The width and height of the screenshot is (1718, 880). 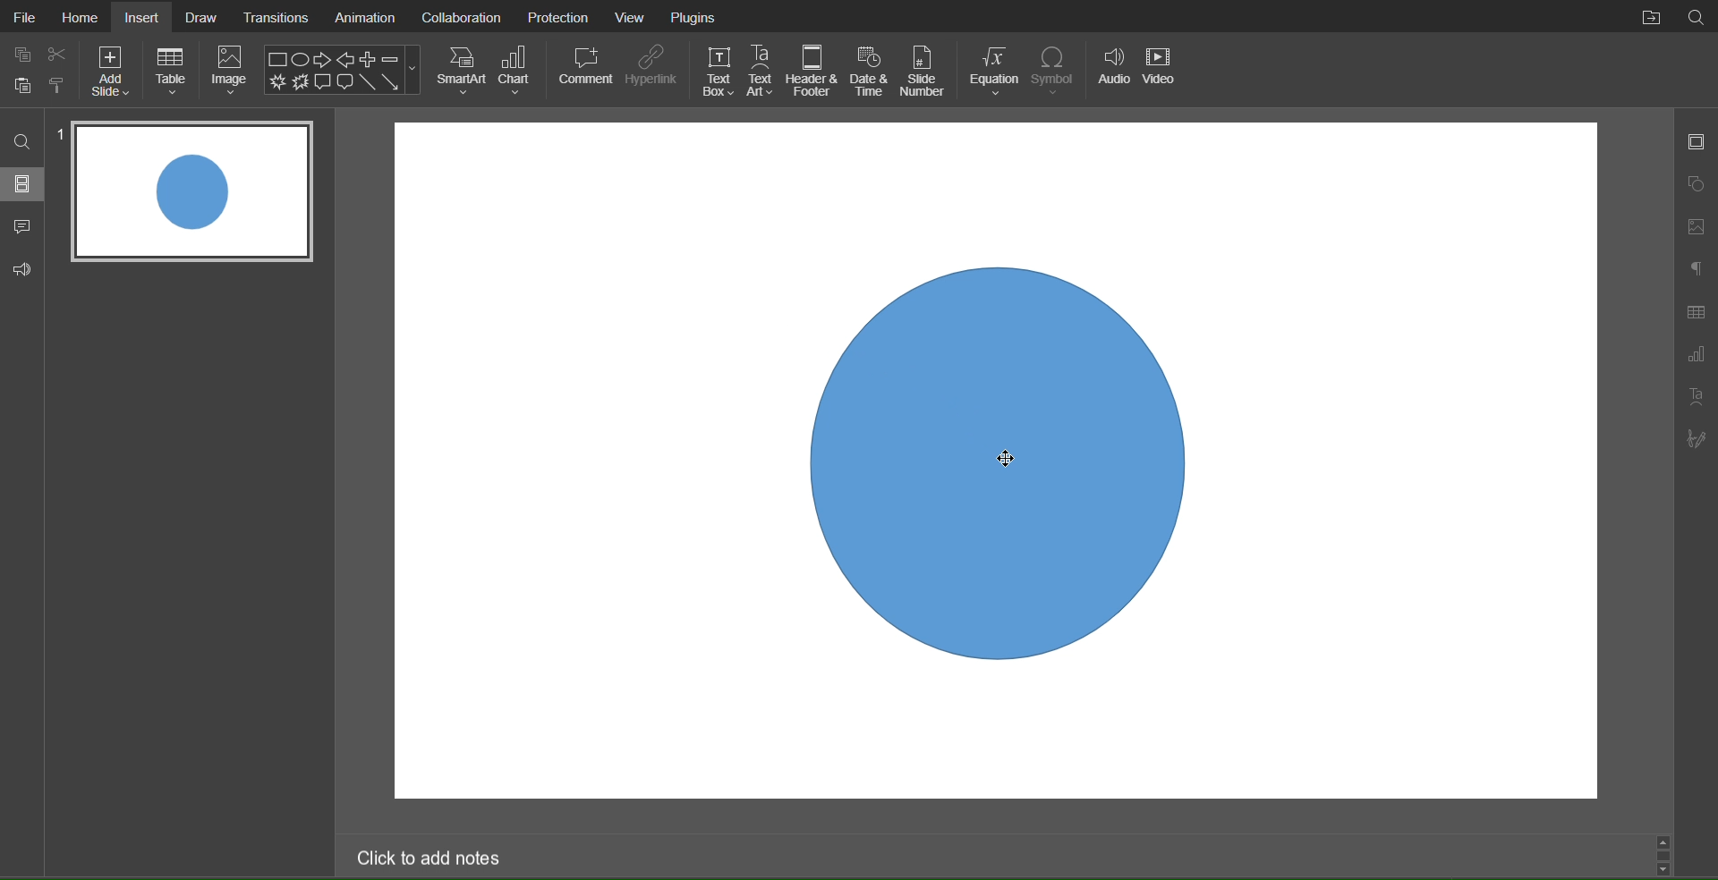 I want to click on Protection, so click(x=559, y=16).